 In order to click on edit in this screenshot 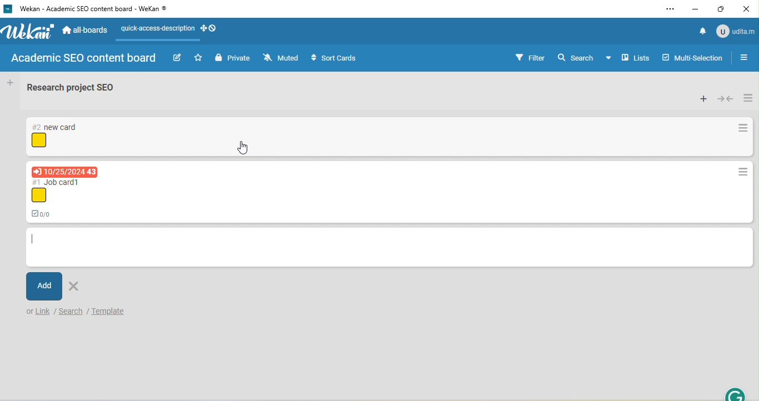, I will do `click(177, 58)`.